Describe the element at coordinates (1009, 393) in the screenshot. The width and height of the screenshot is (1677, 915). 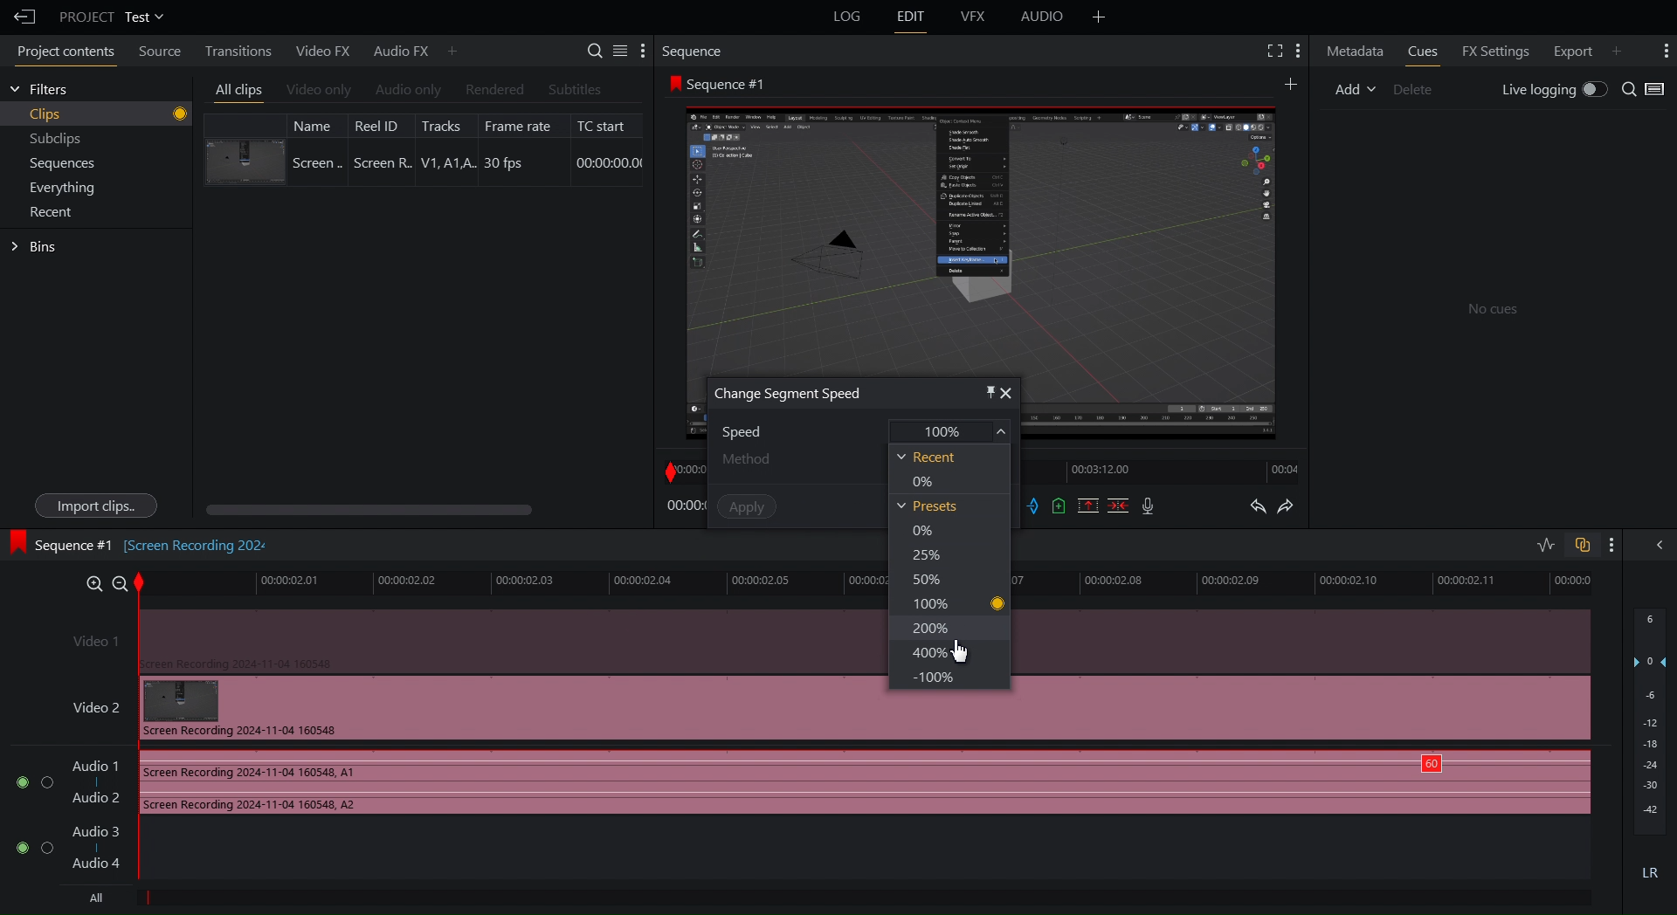
I see `Close` at that location.